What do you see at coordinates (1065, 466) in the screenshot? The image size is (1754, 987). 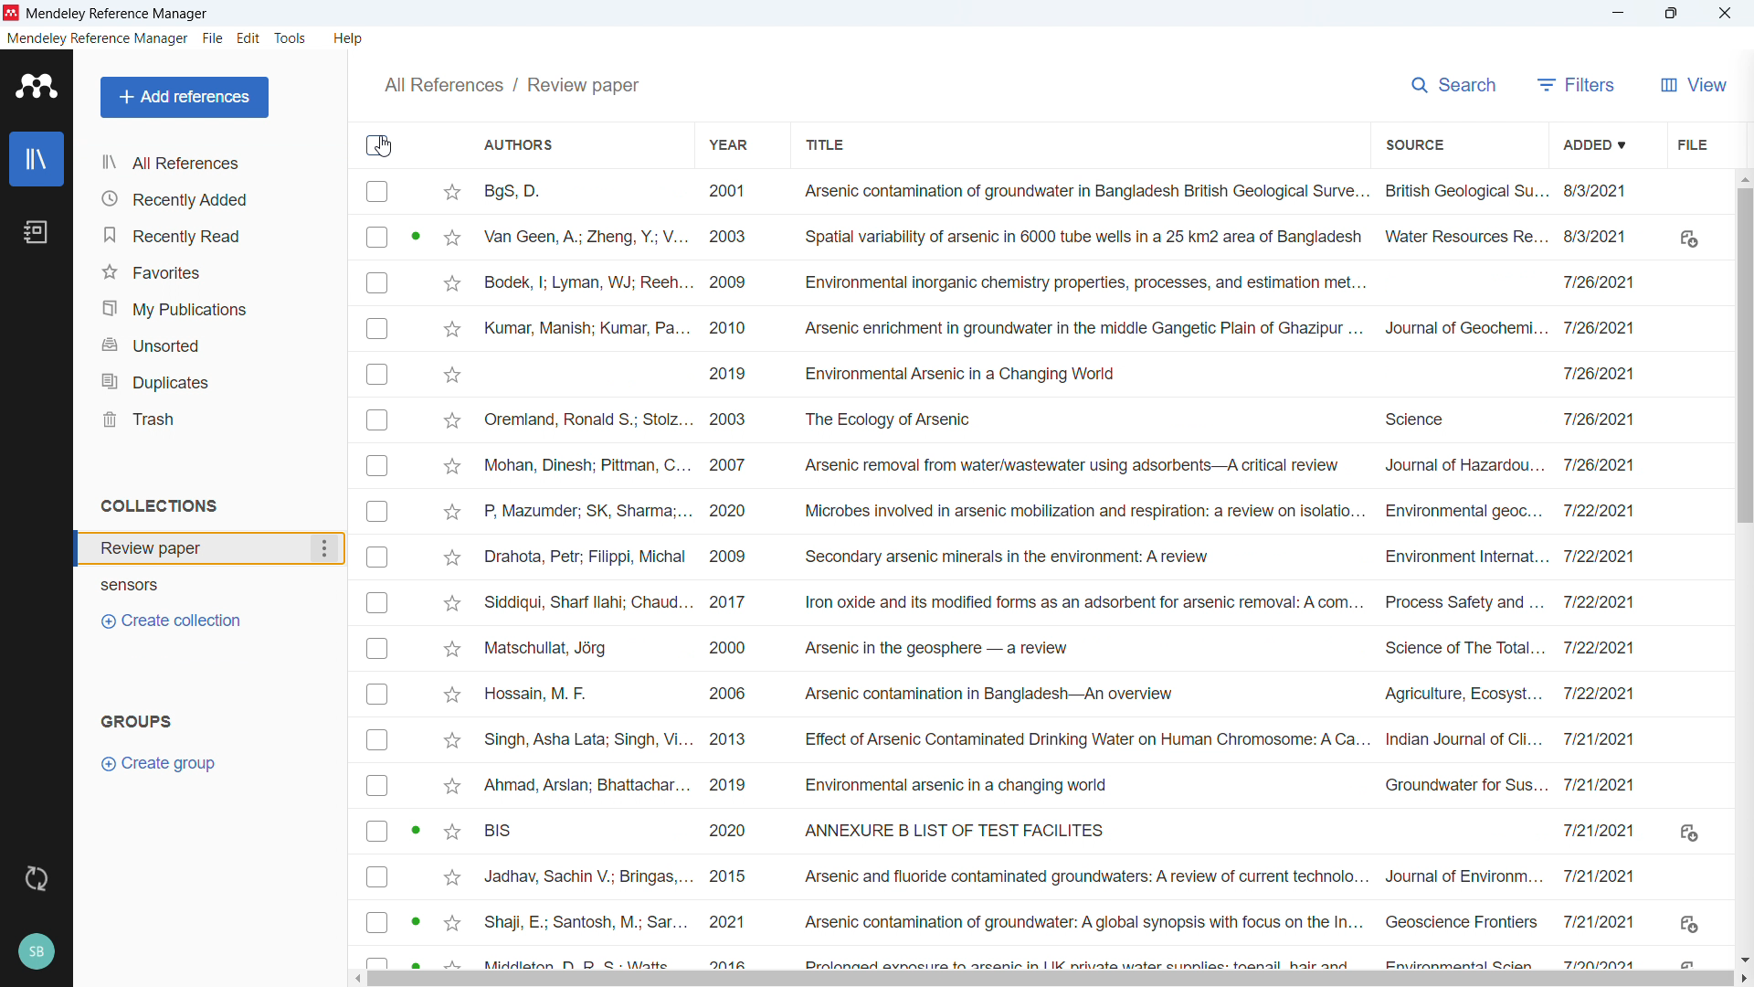 I see `Zhang, S; Chang, J; Lin, C;... Enhancement of methanogenesis via direct interspecies electron transfer bet... ElsevierS Zhang, J ... 10/28/2024` at bounding box center [1065, 466].